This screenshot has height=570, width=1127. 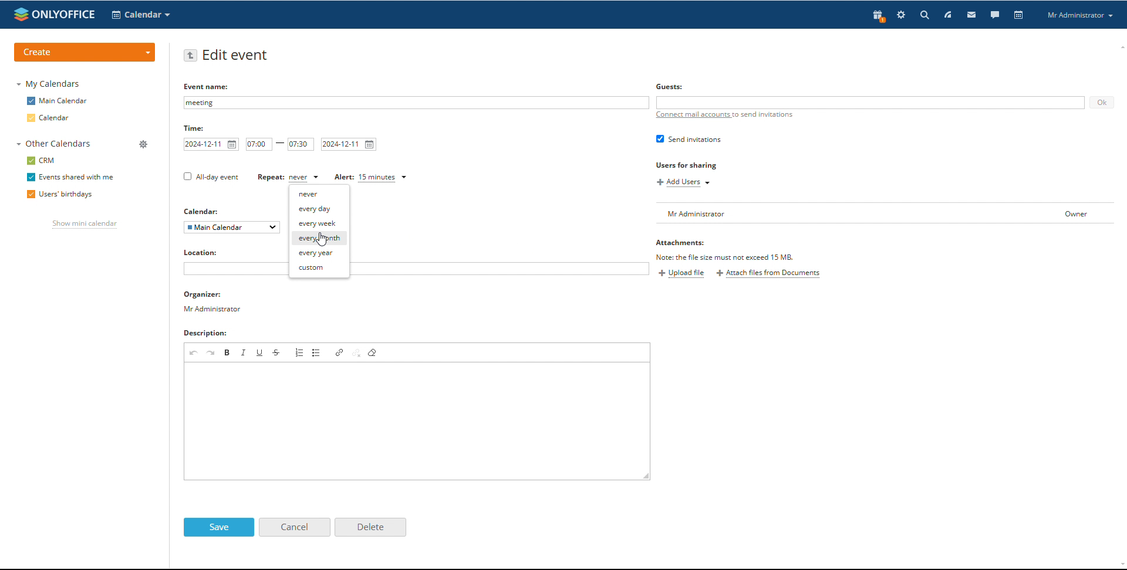 I want to click on Users for sharing, so click(x=688, y=166).